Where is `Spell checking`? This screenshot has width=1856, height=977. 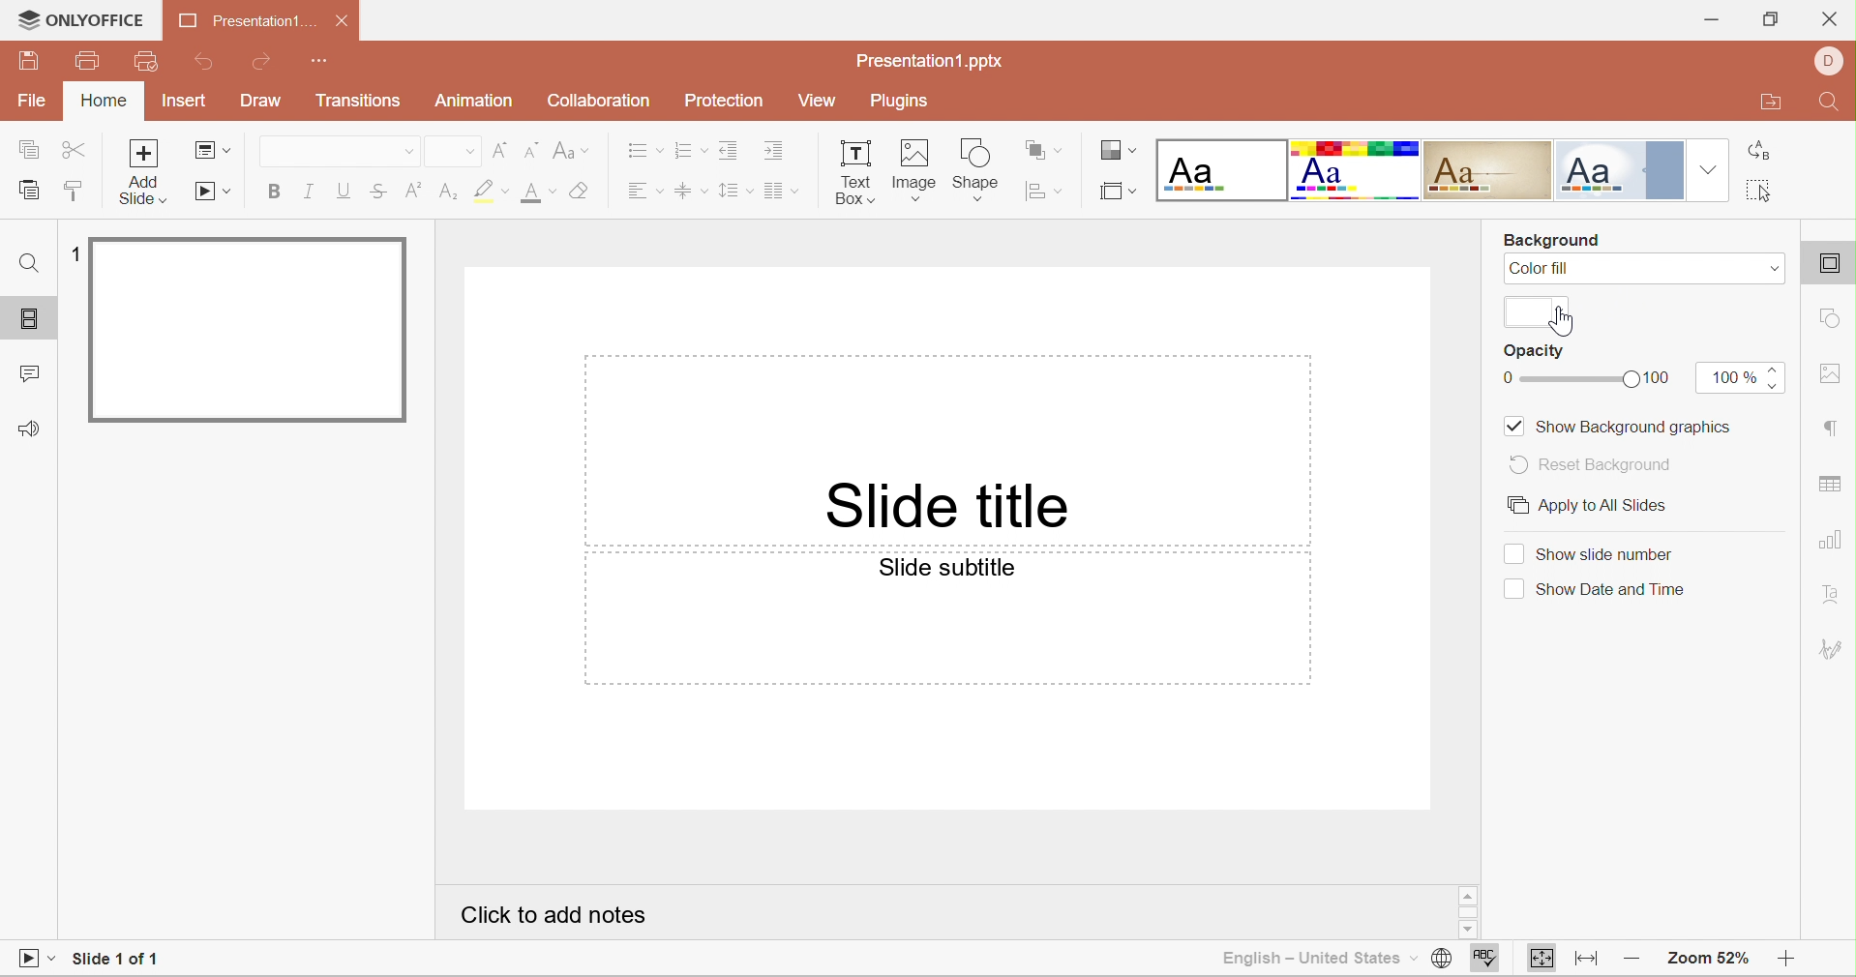 Spell checking is located at coordinates (1485, 960).